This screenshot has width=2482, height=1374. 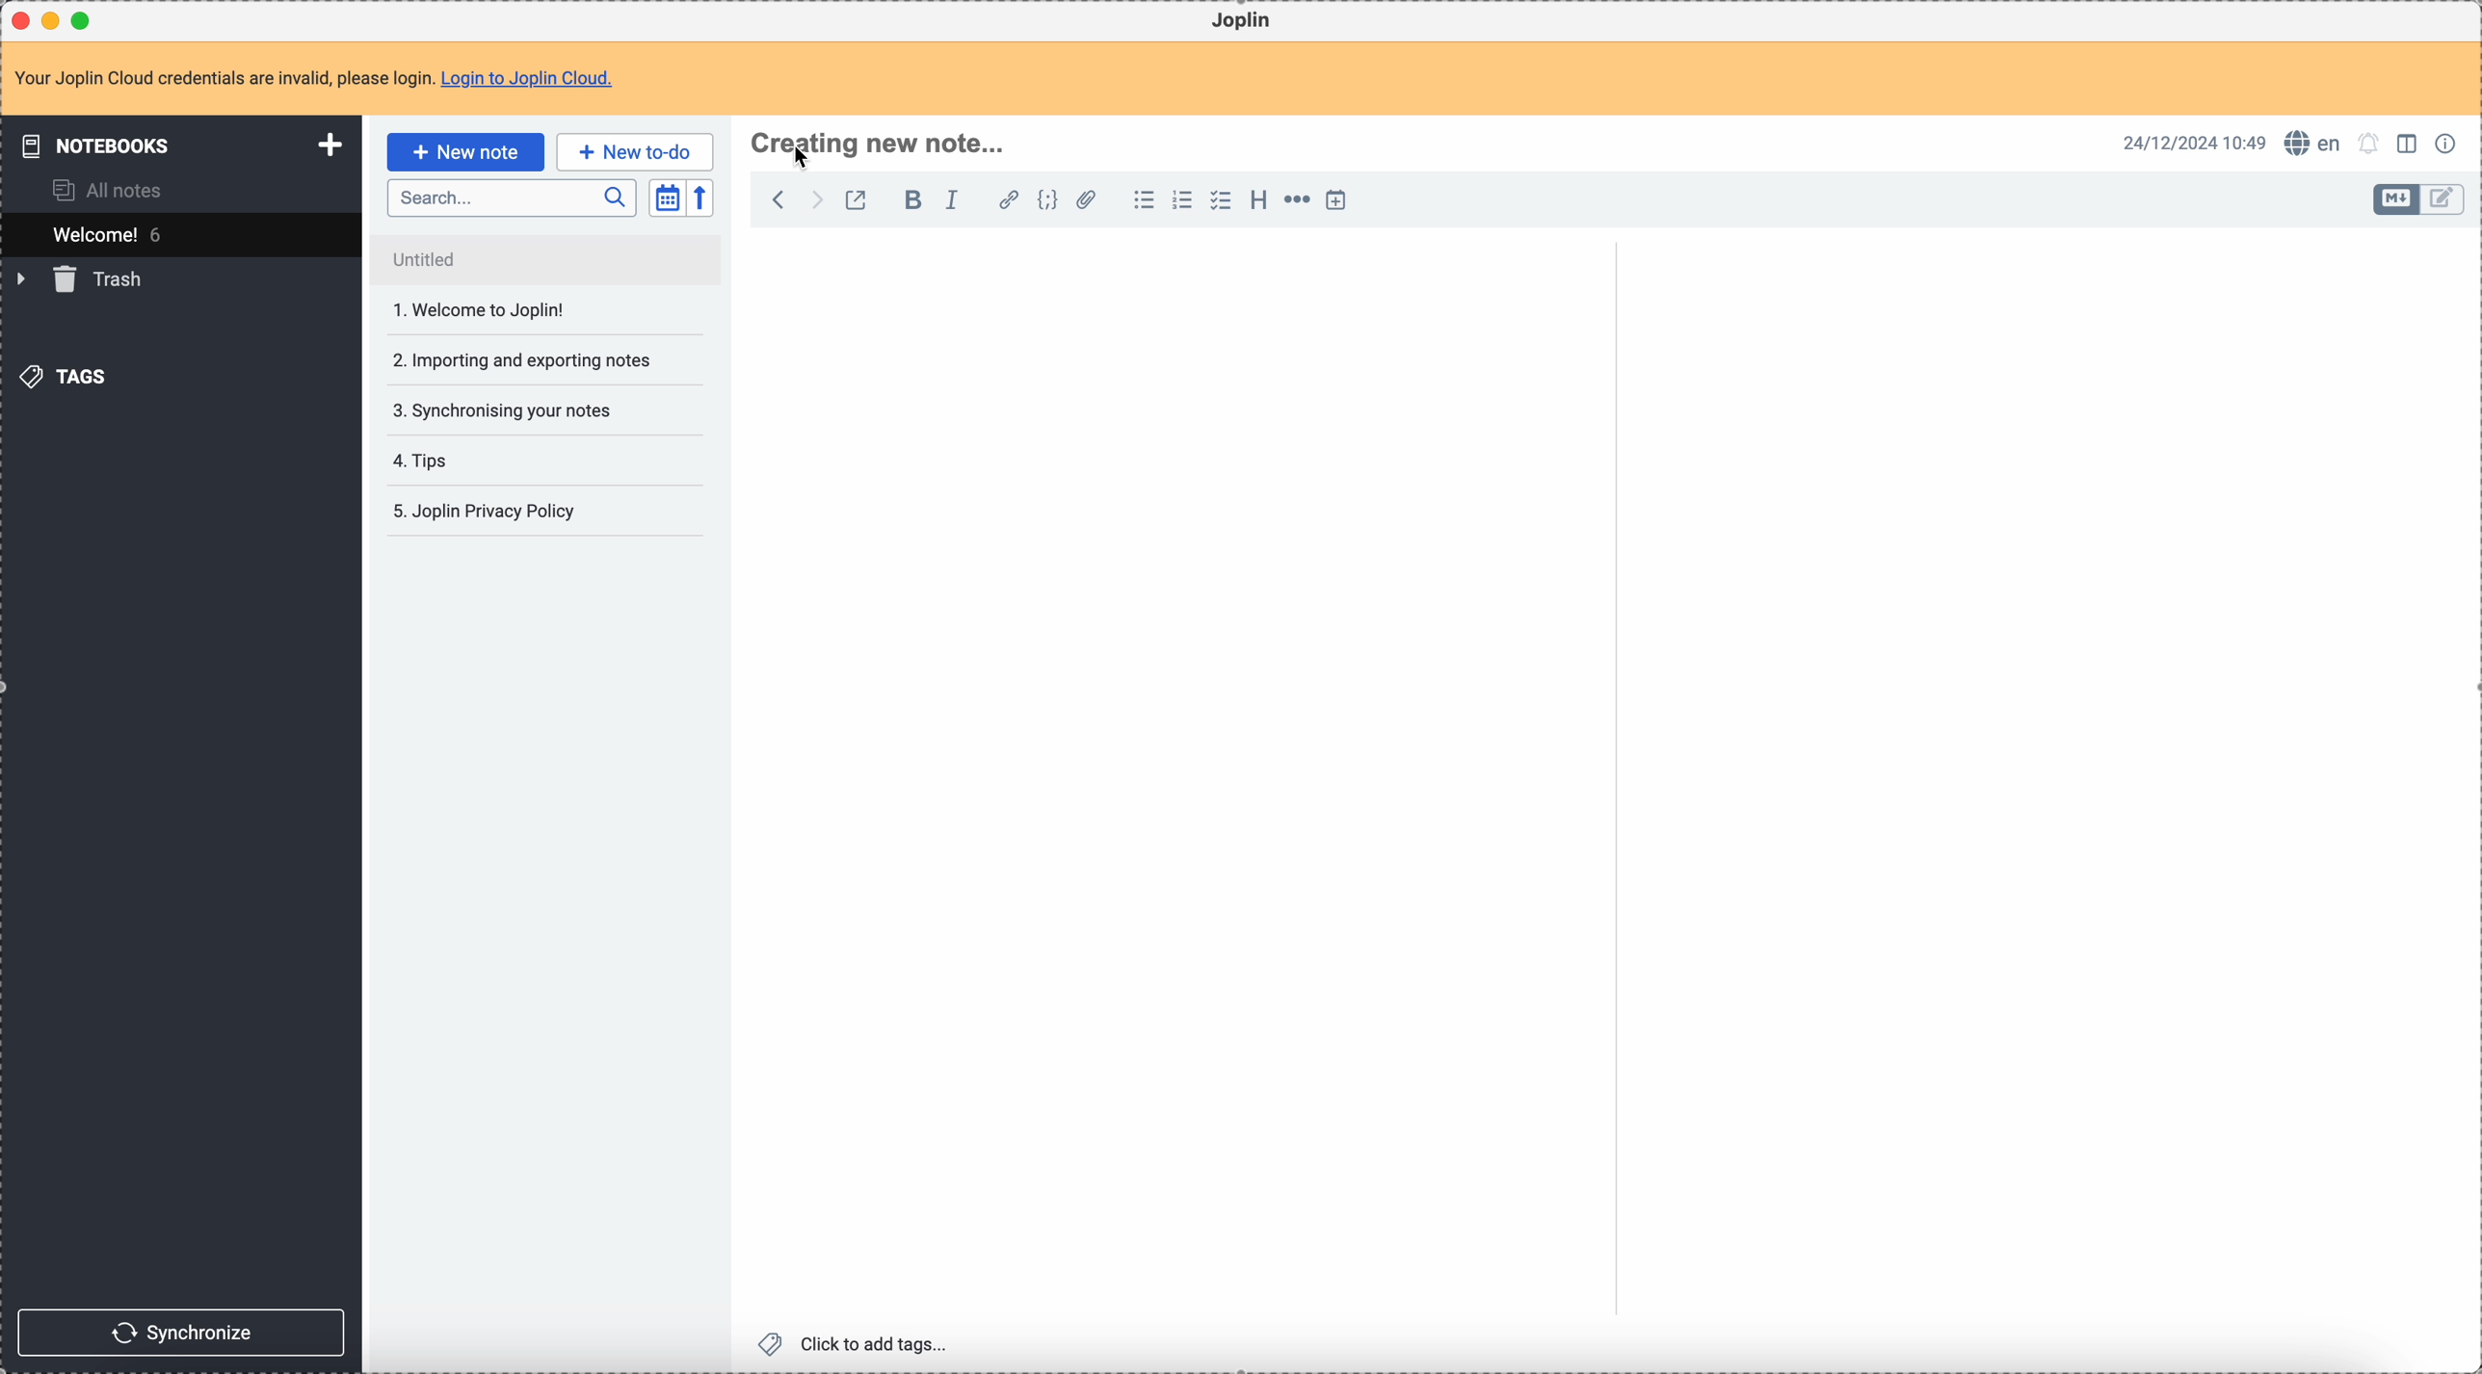 What do you see at coordinates (1258, 204) in the screenshot?
I see `heading` at bounding box center [1258, 204].